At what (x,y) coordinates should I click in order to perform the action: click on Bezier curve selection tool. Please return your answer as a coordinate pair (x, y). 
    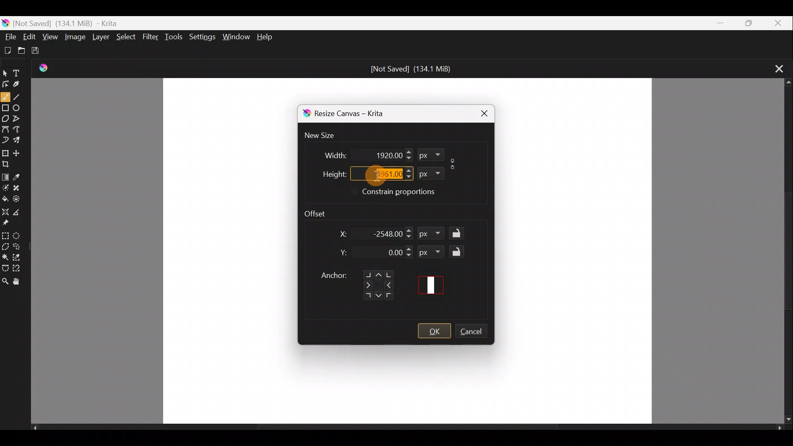
    Looking at the image, I should click on (5, 266).